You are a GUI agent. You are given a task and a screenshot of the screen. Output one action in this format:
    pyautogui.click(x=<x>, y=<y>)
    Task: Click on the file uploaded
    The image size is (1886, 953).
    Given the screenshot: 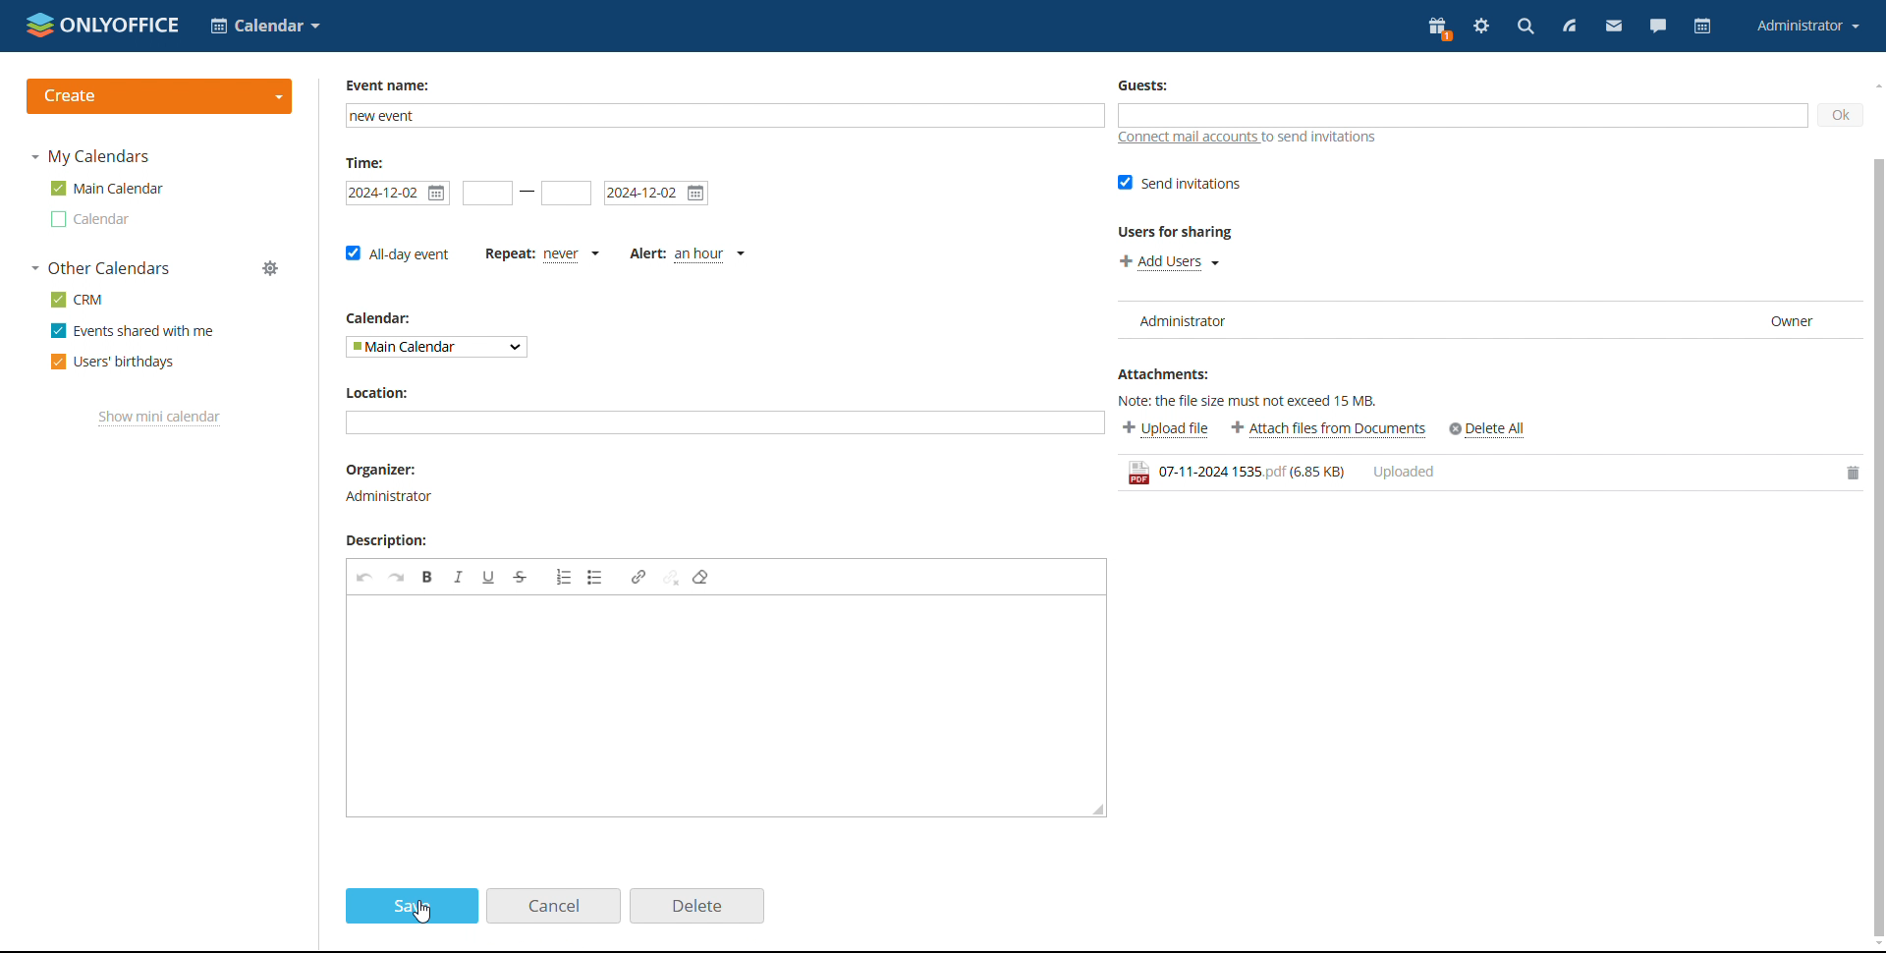 What is the action you would take?
    pyautogui.click(x=1471, y=472)
    